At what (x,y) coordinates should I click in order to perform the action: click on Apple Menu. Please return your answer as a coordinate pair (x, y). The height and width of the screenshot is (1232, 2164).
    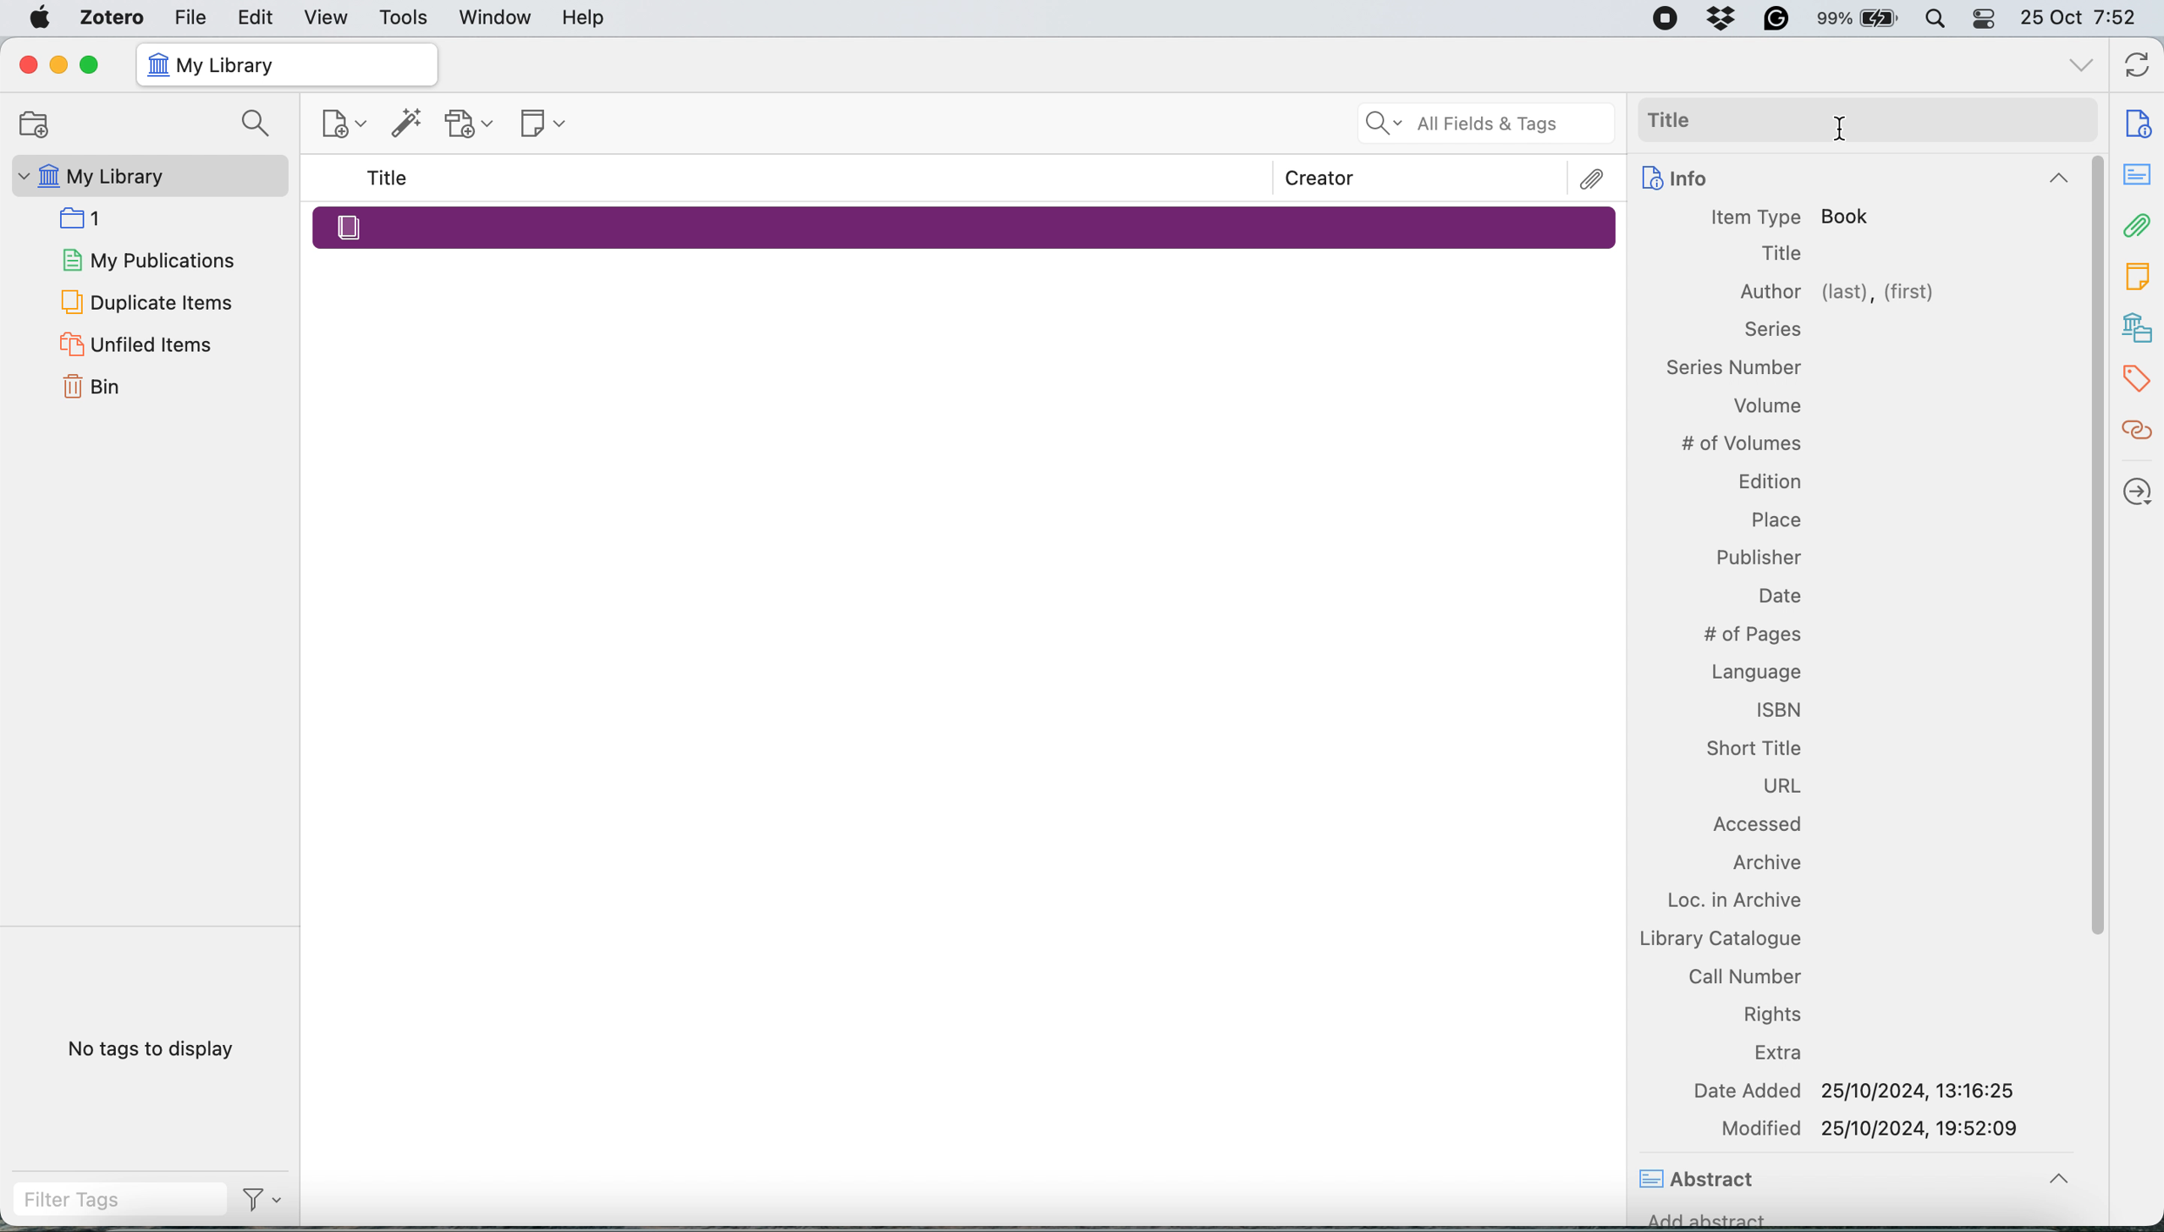
    Looking at the image, I should click on (43, 18).